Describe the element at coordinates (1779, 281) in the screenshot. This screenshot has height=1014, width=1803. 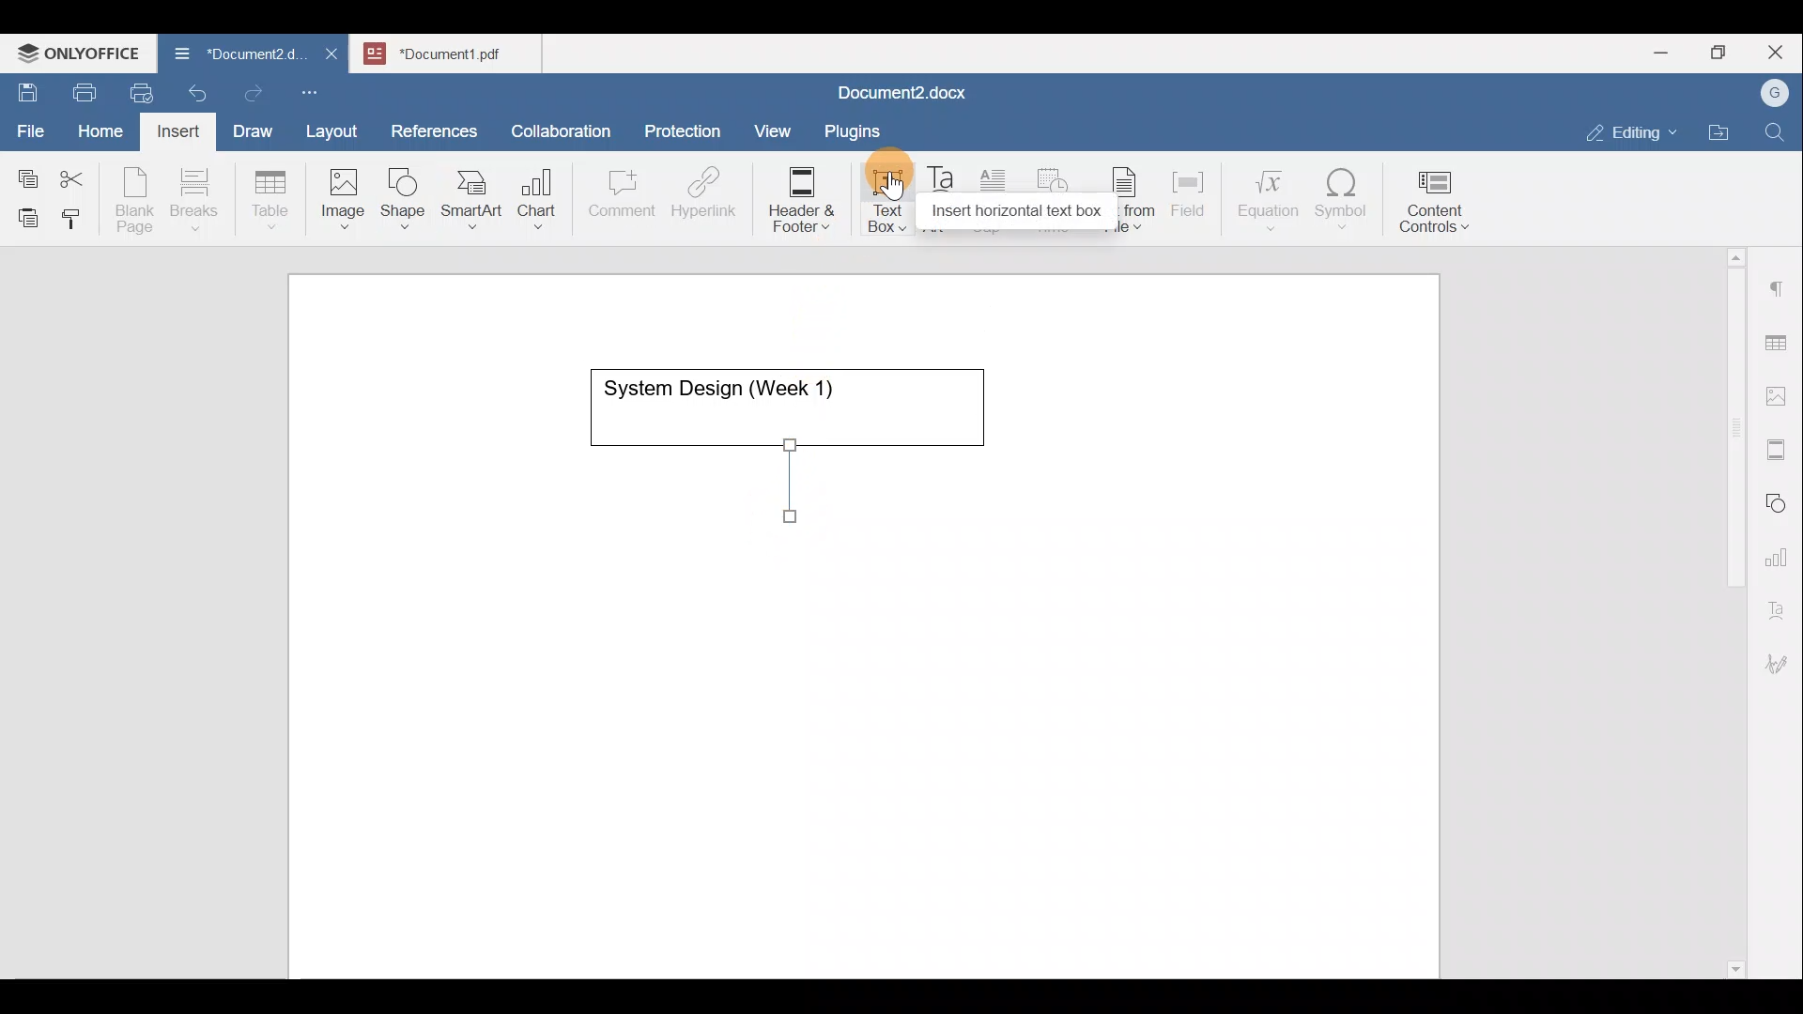
I see `Paragraph settings` at that location.